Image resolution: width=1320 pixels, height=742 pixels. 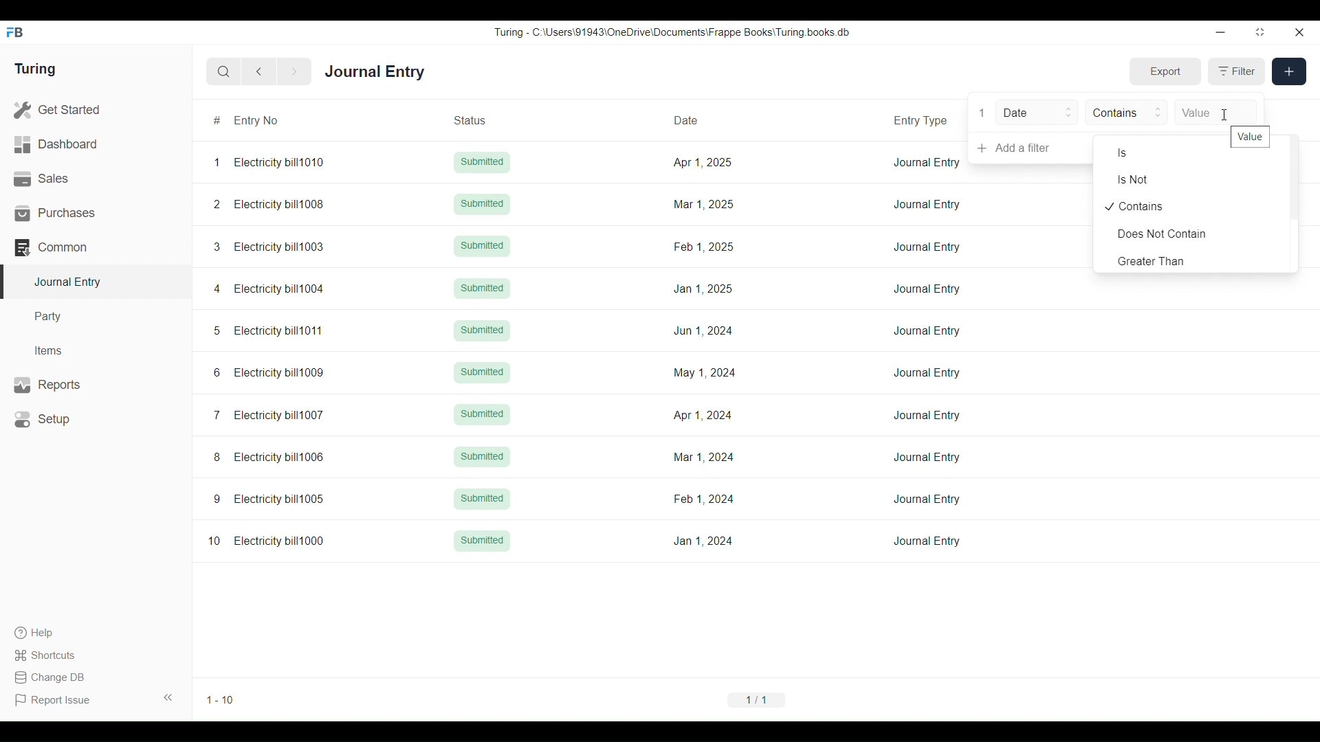 What do you see at coordinates (923, 119) in the screenshot?
I see `Entry Type` at bounding box center [923, 119].